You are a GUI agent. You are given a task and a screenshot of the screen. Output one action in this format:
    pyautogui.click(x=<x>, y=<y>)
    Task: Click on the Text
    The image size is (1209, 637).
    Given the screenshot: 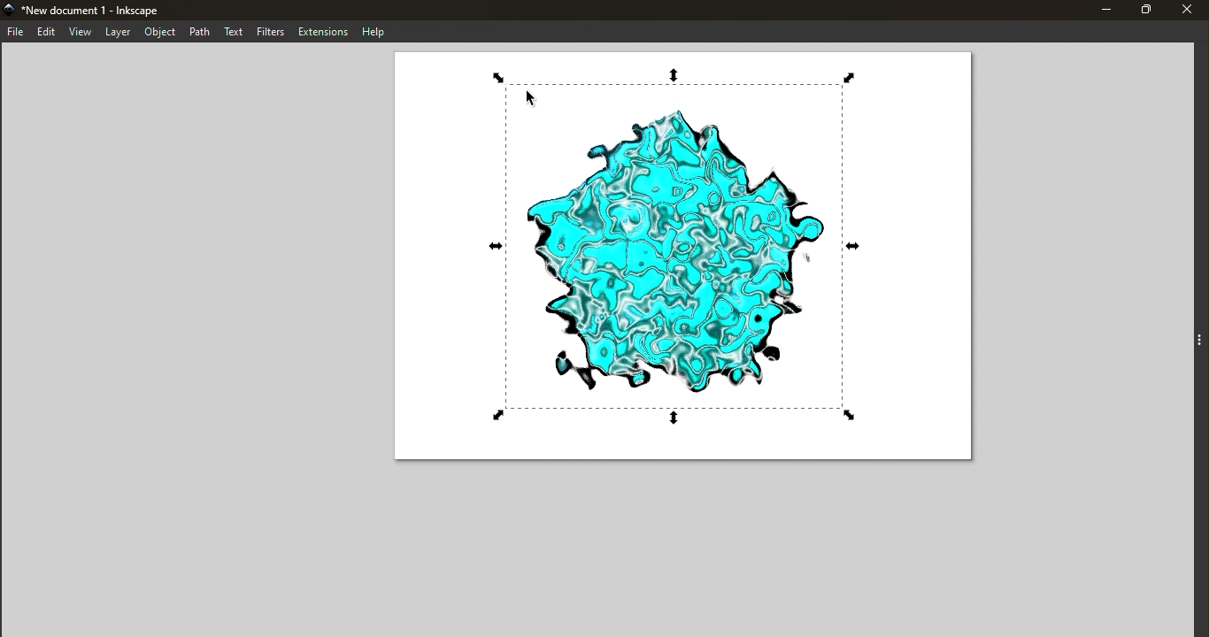 What is the action you would take?
    pyautogui.click(x=235, y=33)
    